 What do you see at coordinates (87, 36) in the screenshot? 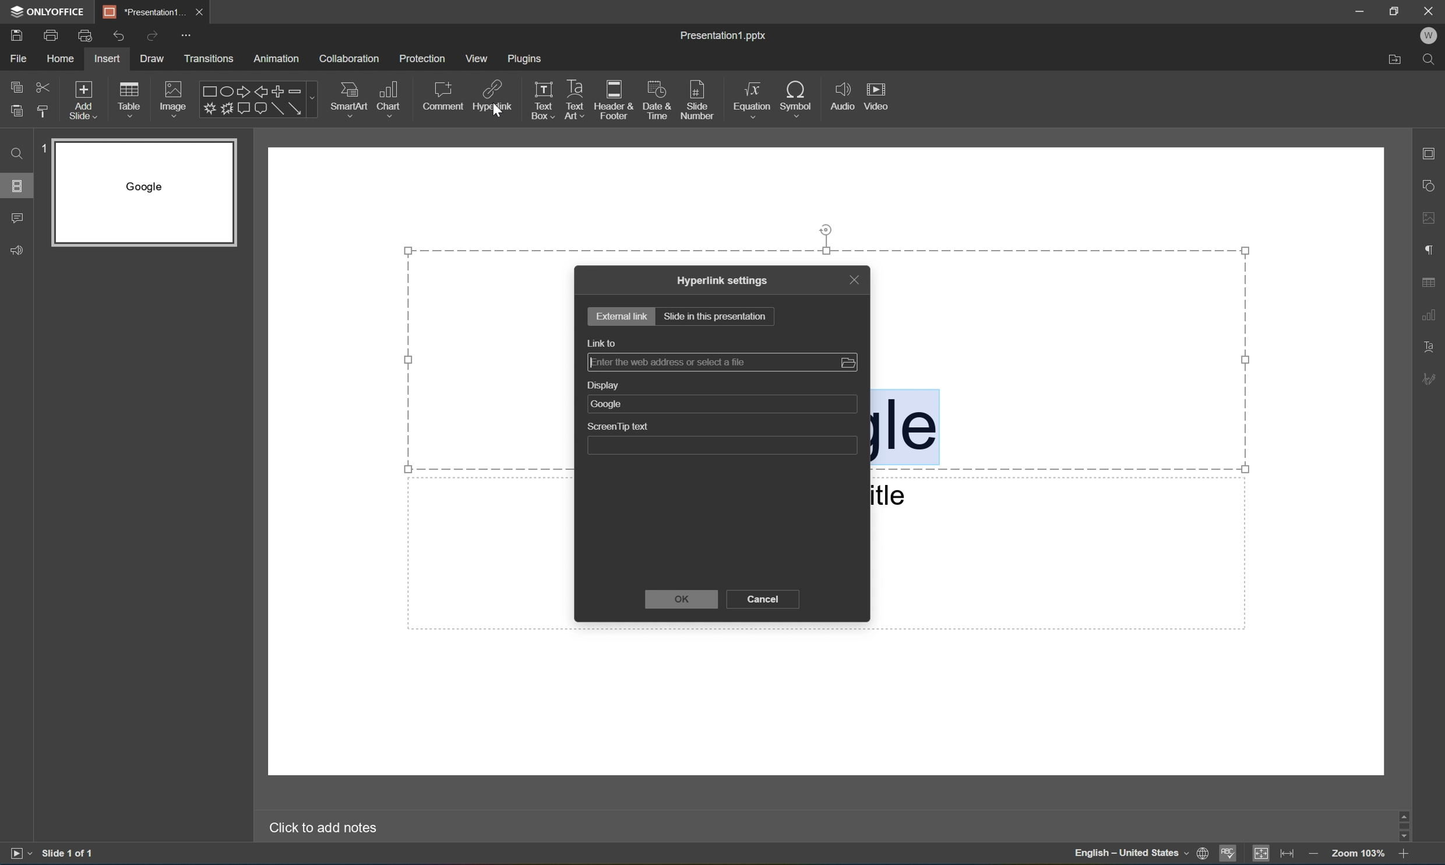
I see `Quick print` at bounding box center [87, 36].